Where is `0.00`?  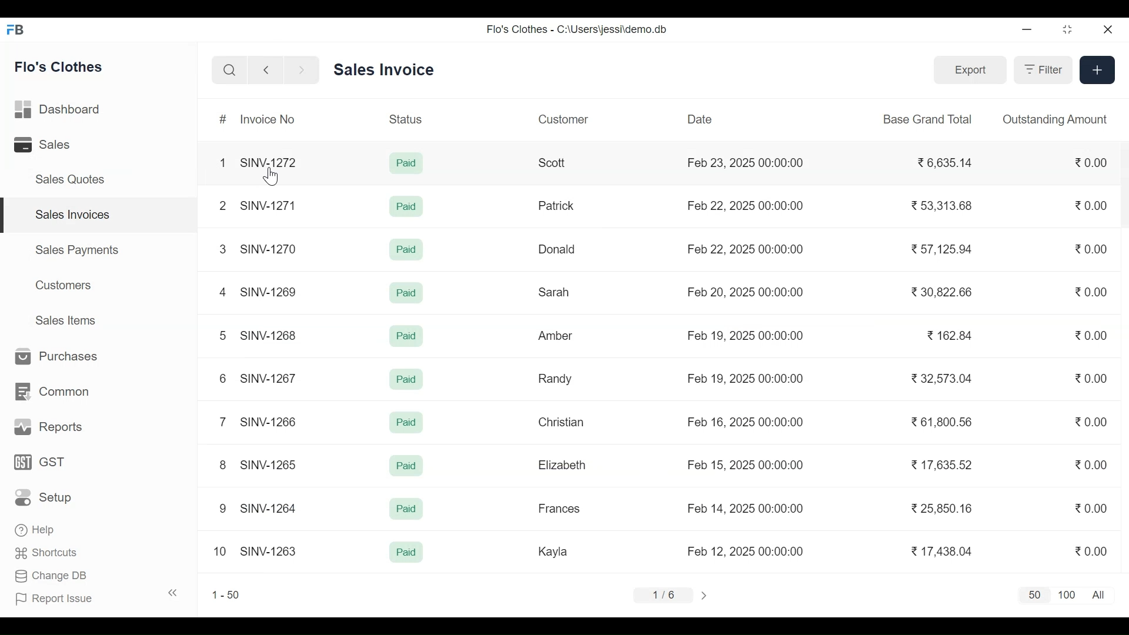 0.00 is located at coordinates (1091, 336).